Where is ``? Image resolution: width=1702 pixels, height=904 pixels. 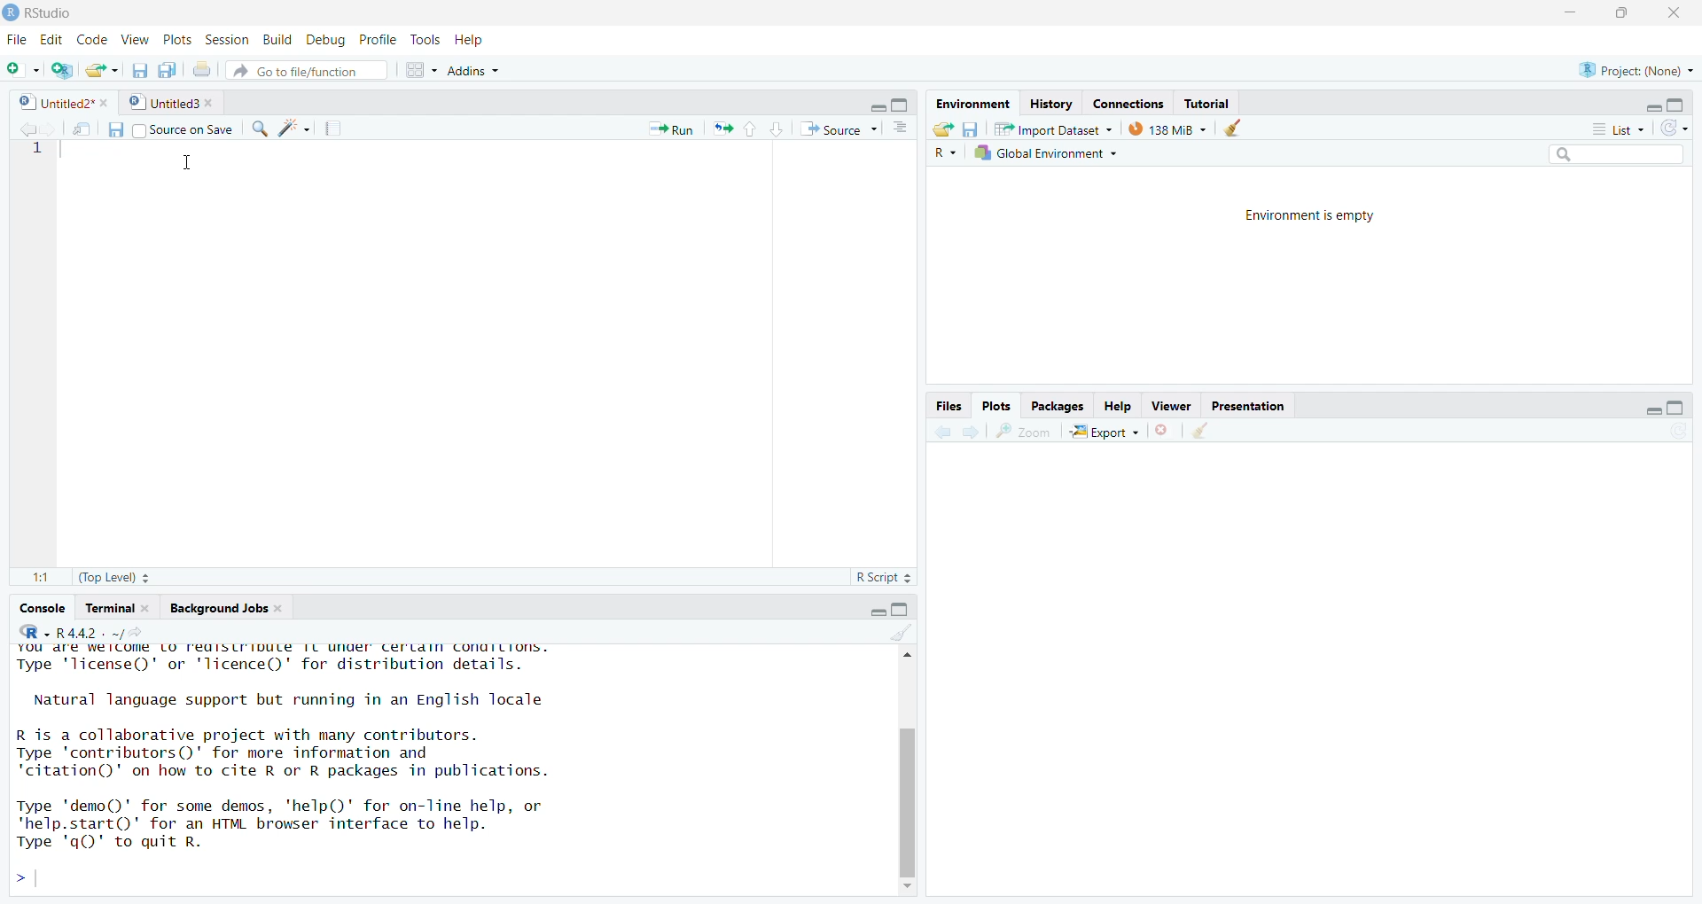  is located at coordinates (14, 41).